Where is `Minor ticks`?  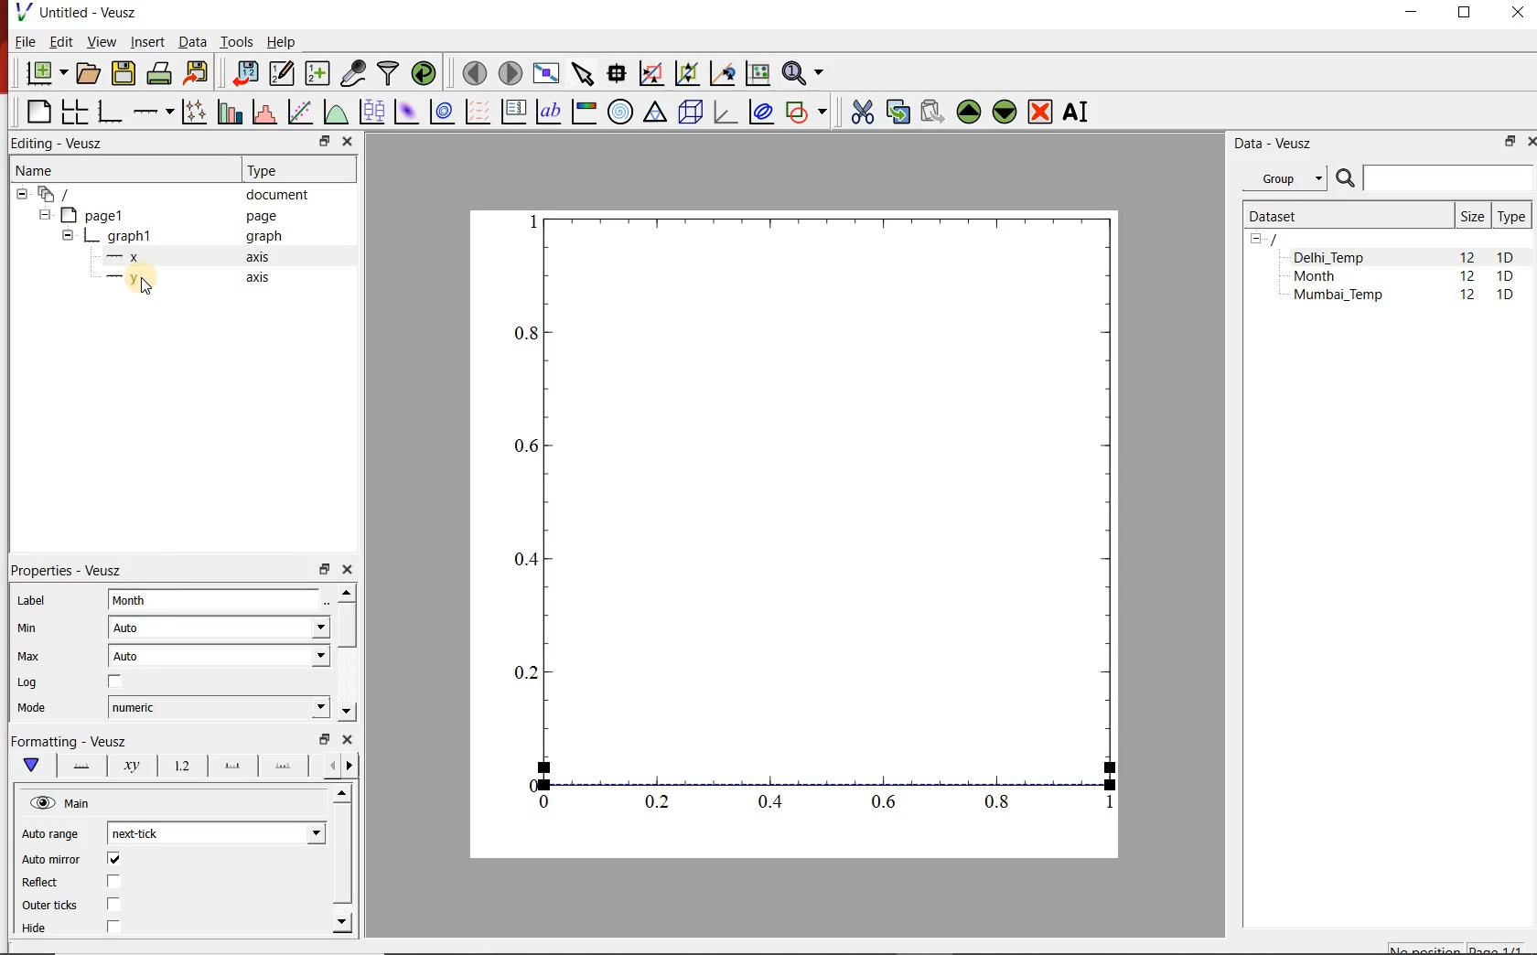
Minor ticks is located at coordinates (285, 766).